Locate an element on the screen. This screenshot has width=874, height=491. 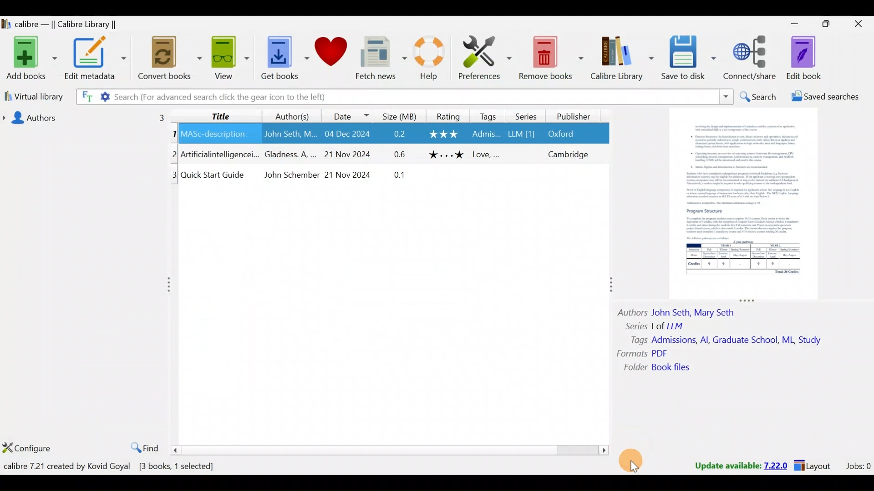
Jobs is located at coordinates (857, 467).